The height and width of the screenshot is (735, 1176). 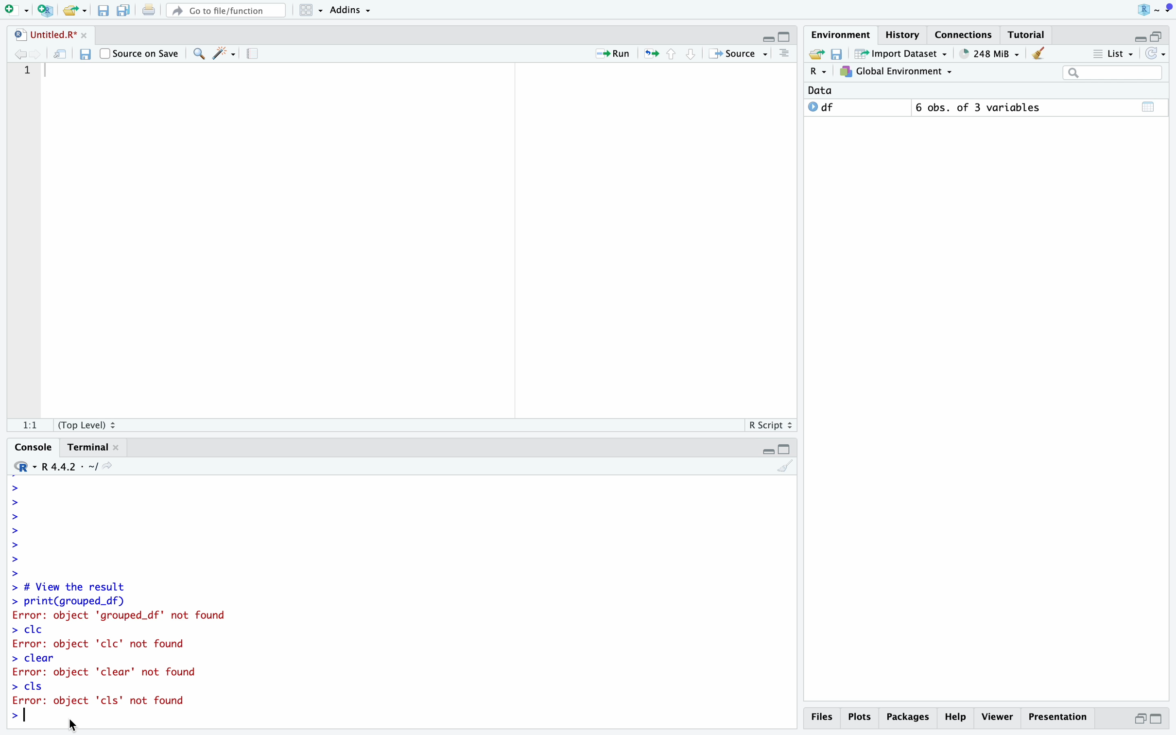 I want to click on Half Height, so click(x=1159, y=35).